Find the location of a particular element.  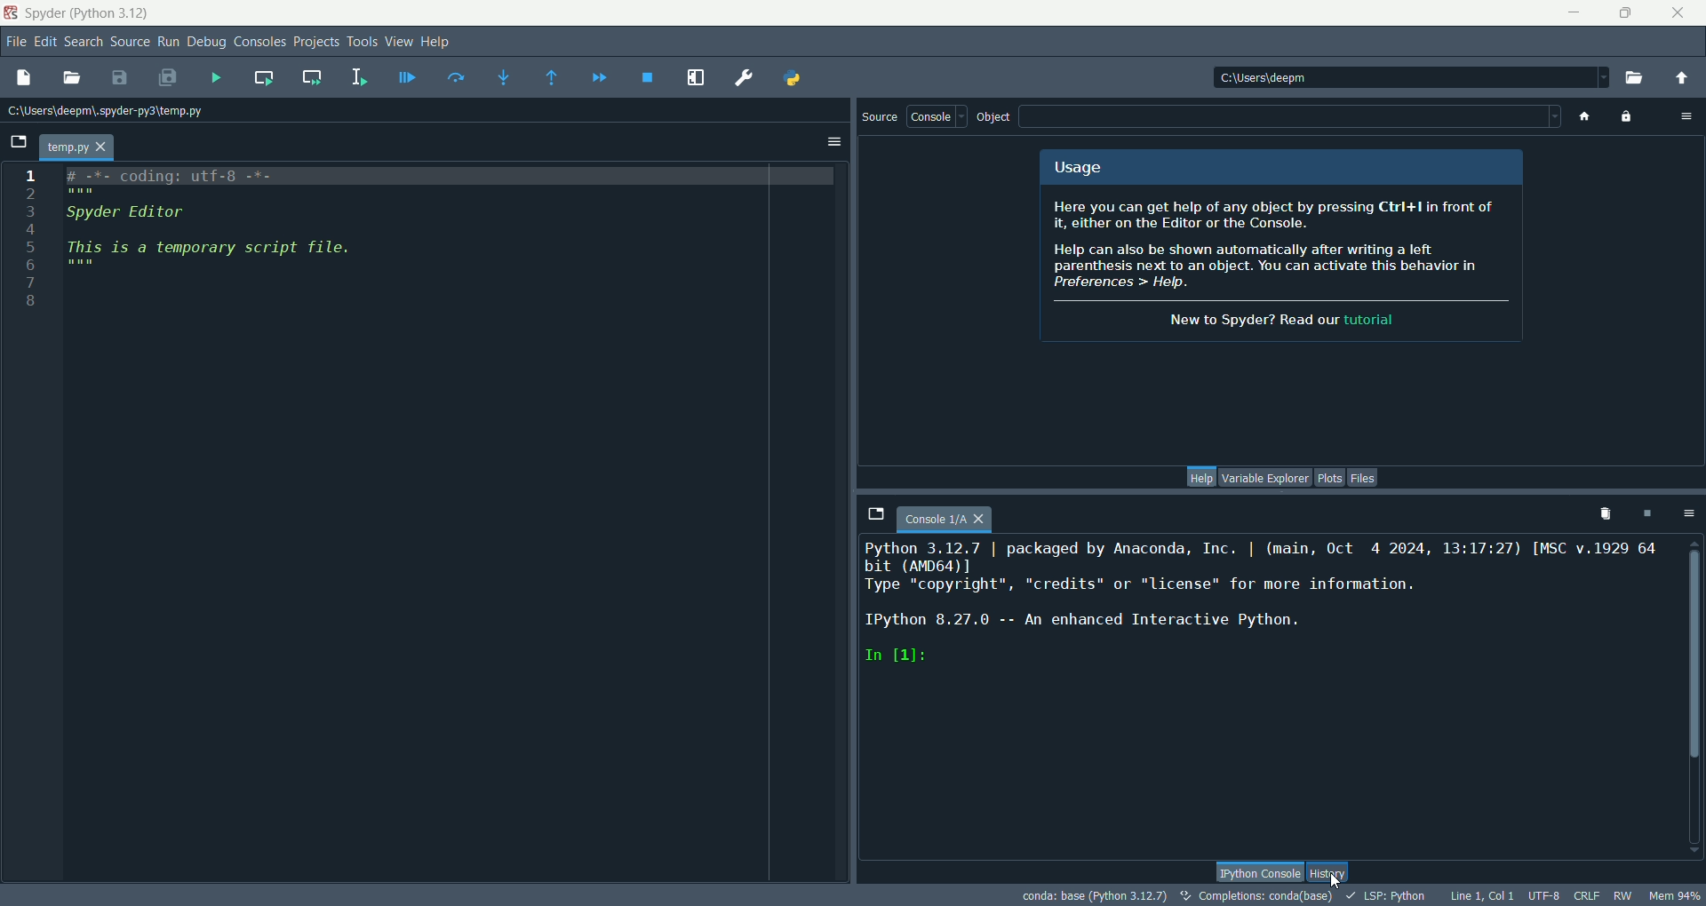

options is located at coordinates (1690, 513).